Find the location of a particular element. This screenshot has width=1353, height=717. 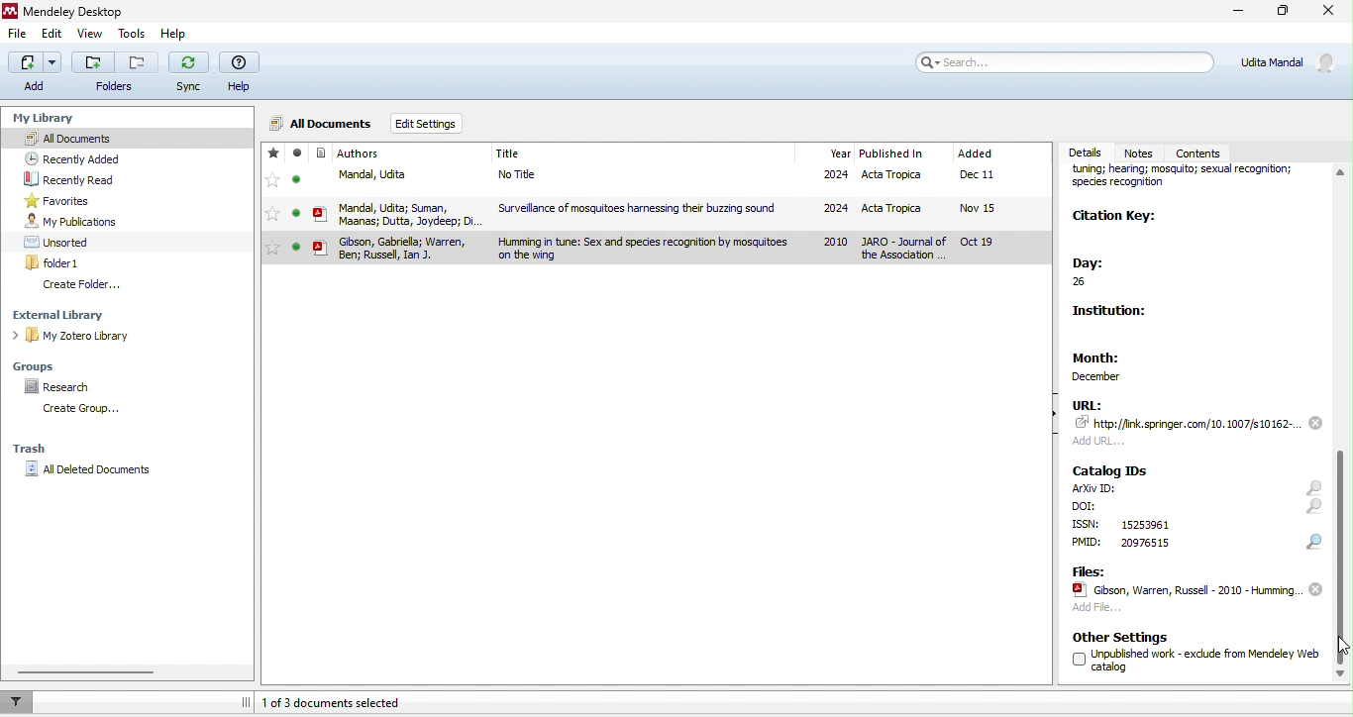

close is located at coordinates (1327, 14).